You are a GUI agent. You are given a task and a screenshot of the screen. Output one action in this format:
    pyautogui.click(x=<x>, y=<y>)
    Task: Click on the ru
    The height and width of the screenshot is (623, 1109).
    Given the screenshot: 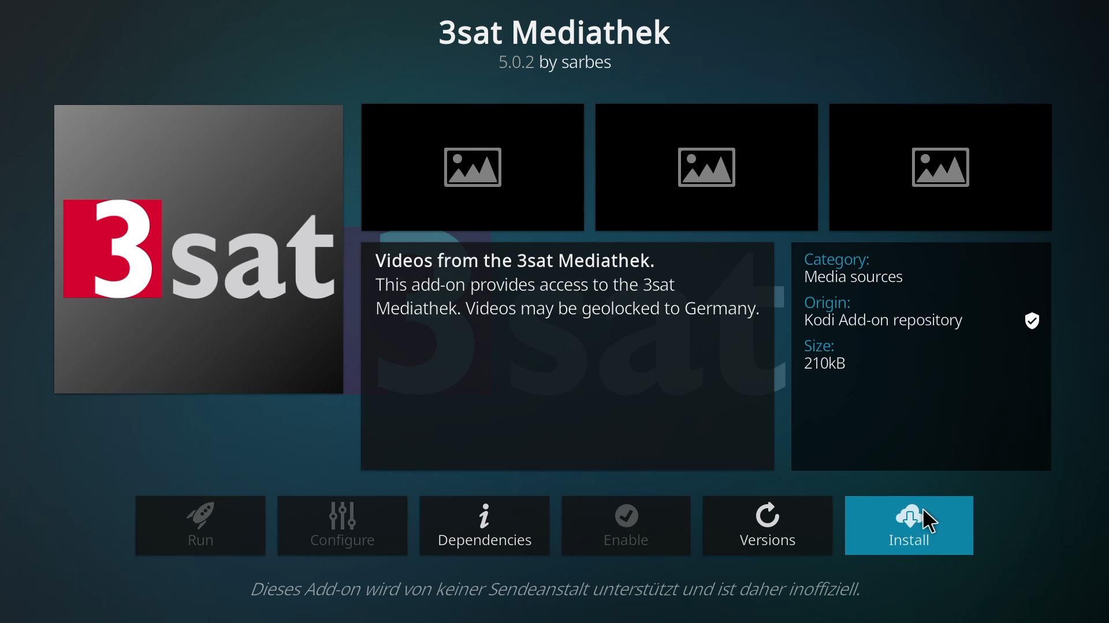 What is the action you would take?
    pyautogui.click(x=202, y=525)
    